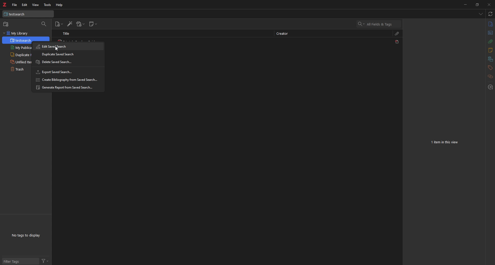 The height and width of the screenshot is (265, 495). What do you see at coordinates (68, 46) in the screenshot?
I see `edit saved search` at bounding box center [68, 46].